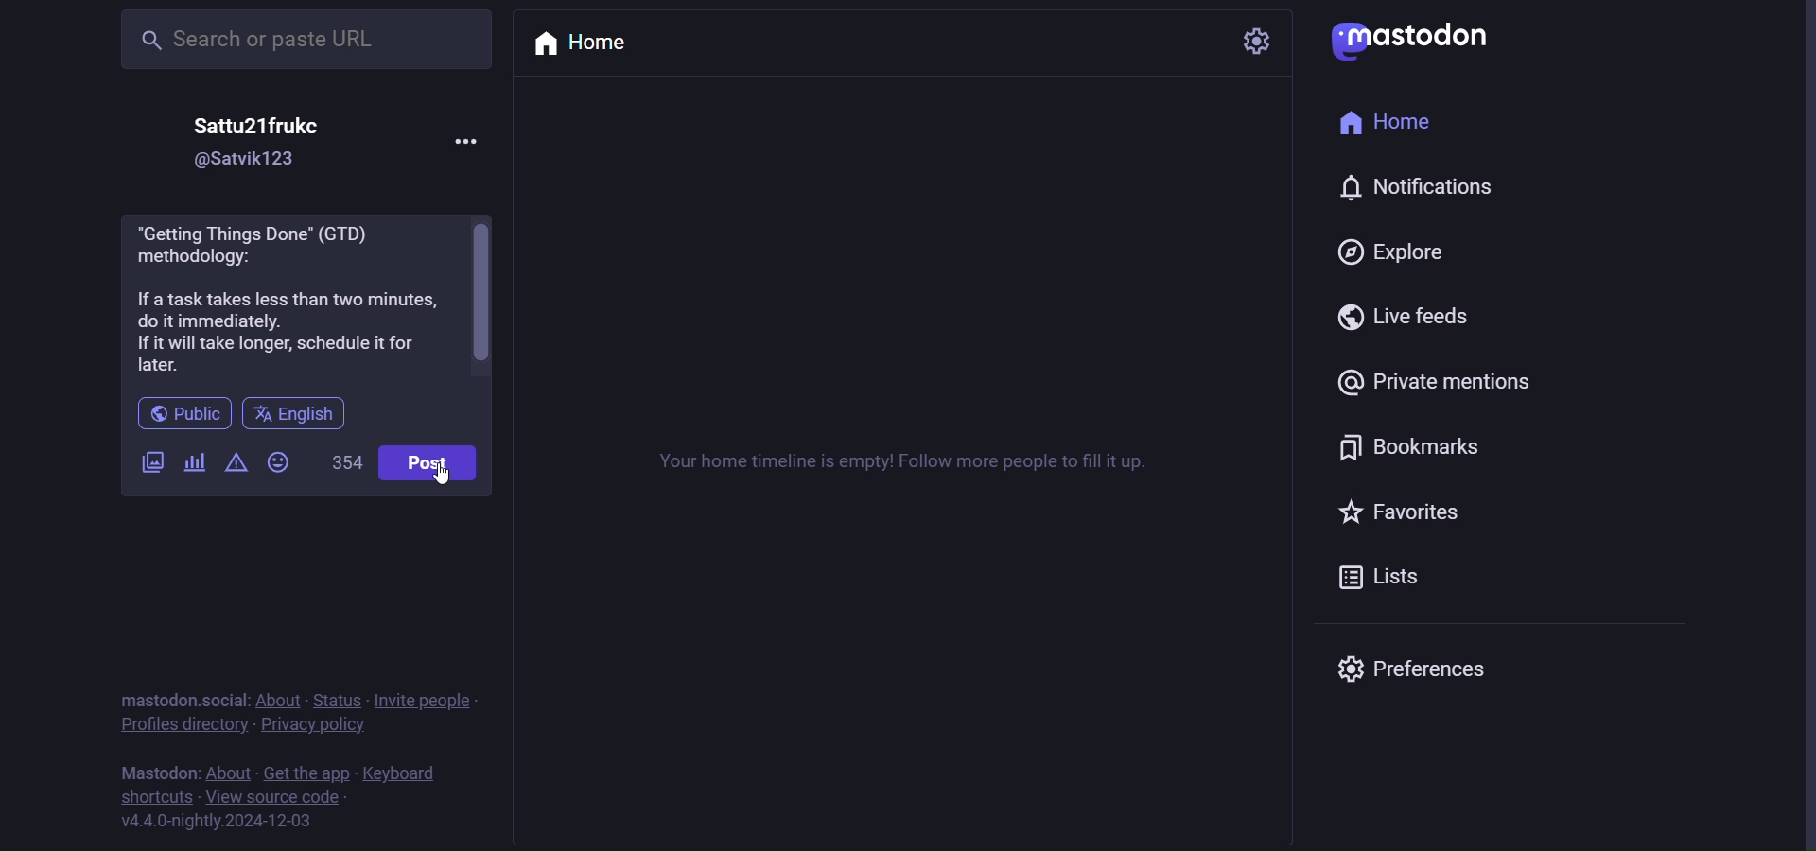 The width and height of the screenshot is (1816, 851). What do you see at coordinates (1419, 188) in the screenshot?
I see `notifiation` at bounding box center [1419, 188].